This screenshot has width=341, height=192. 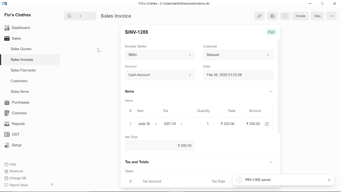 What do you see at coordinates (271, 32) in the screenshot?
I see `Paid` at bounding box center [271, 32].